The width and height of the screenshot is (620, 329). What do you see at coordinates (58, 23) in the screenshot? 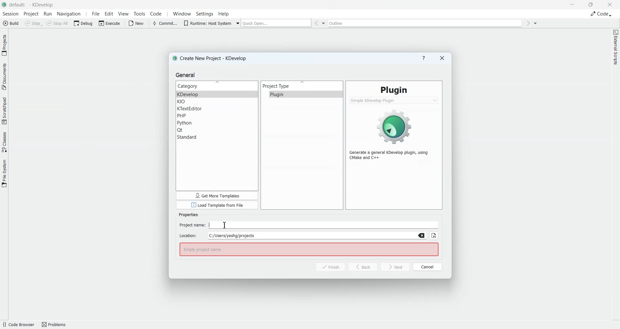
I see `Stop All` at bounding box center [58, 23].